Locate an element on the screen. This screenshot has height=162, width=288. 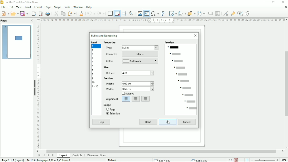
Size is located at coordinates (106, 68).